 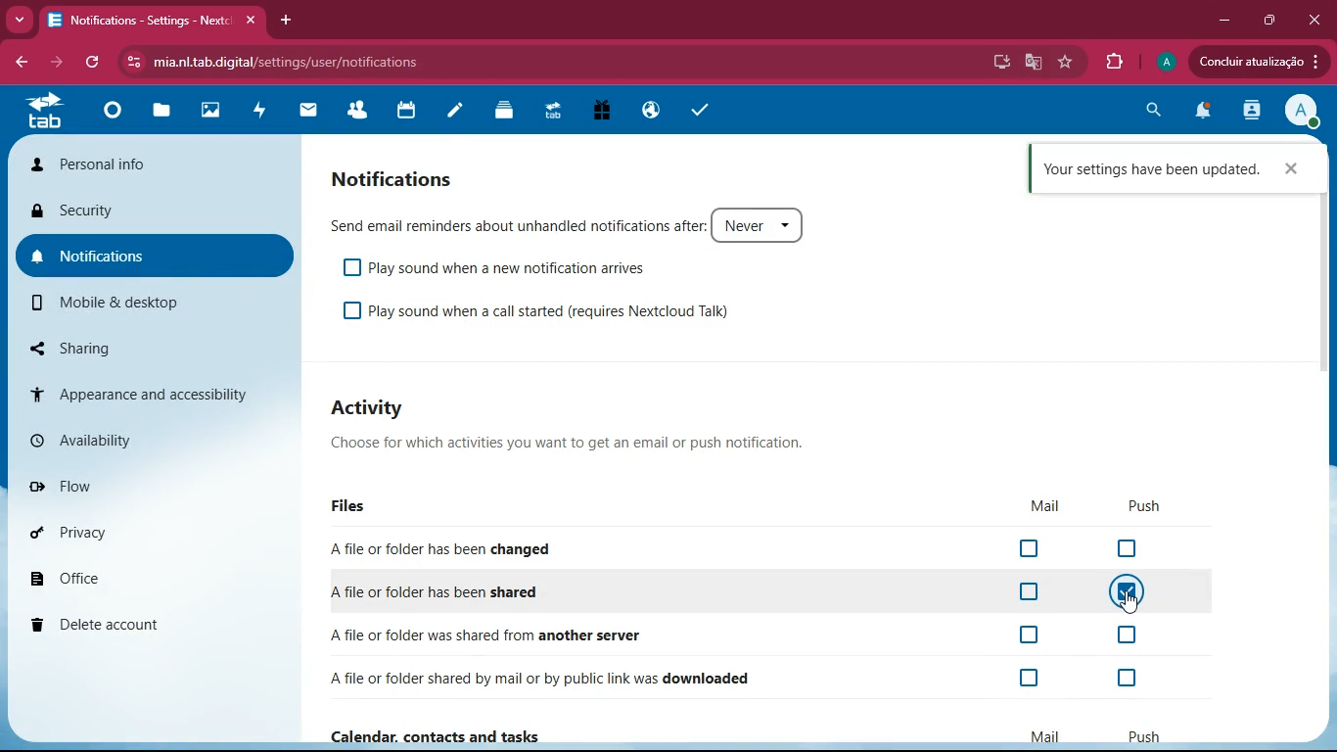 What do you see at coordinates (157, 210) in the screenshot?
I see `security` at bounding box center [157, 210].